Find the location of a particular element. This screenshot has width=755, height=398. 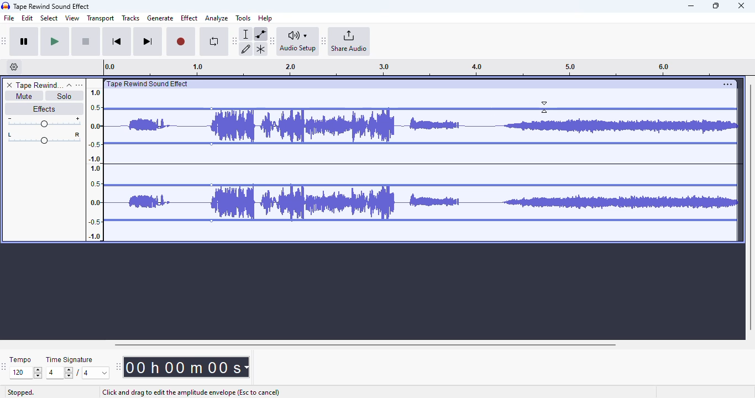

time signature is located at coordinates (70, 360).